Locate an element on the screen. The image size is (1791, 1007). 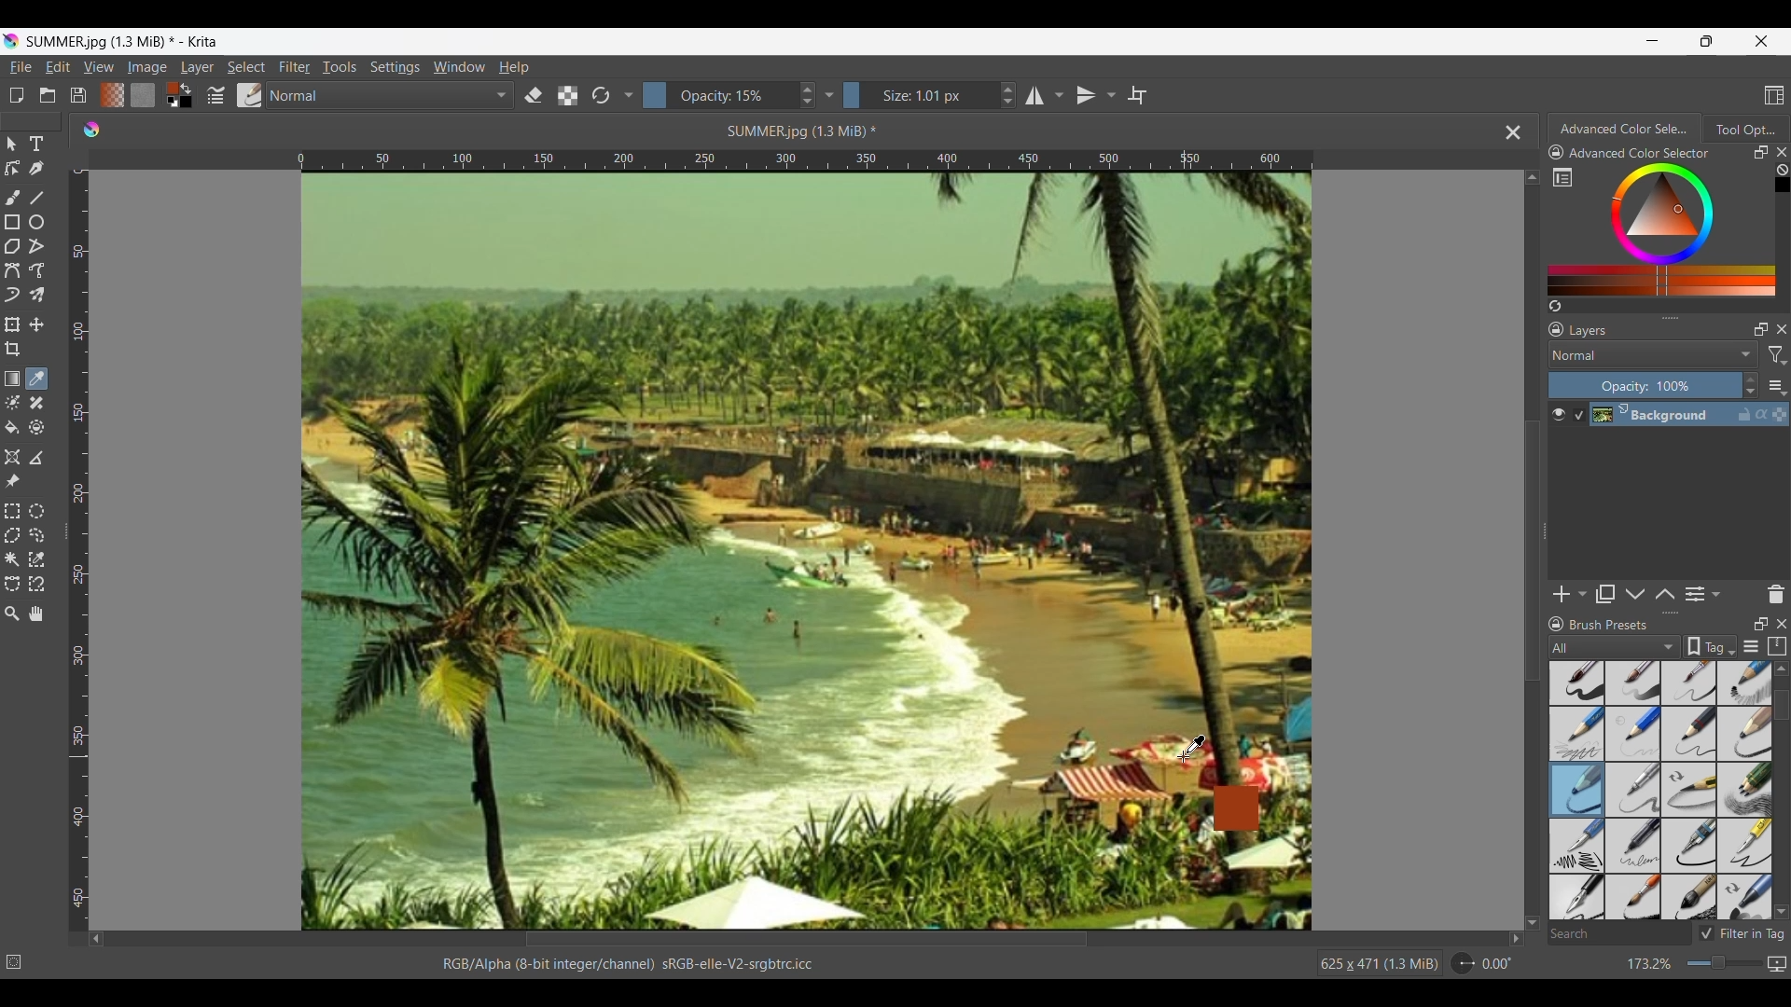
625 x 471 (13 MiB) is located at coordinates (1376, 965).